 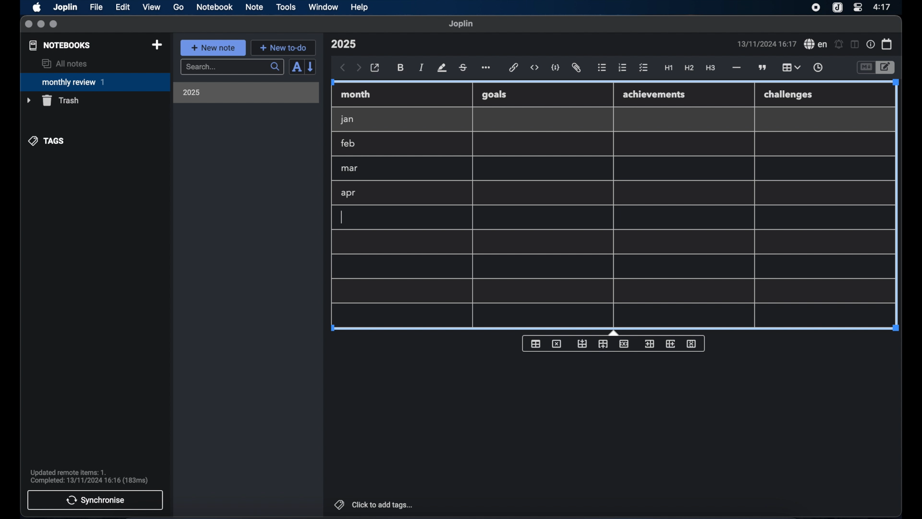 I want to click on note, so click(x=255, y=7).